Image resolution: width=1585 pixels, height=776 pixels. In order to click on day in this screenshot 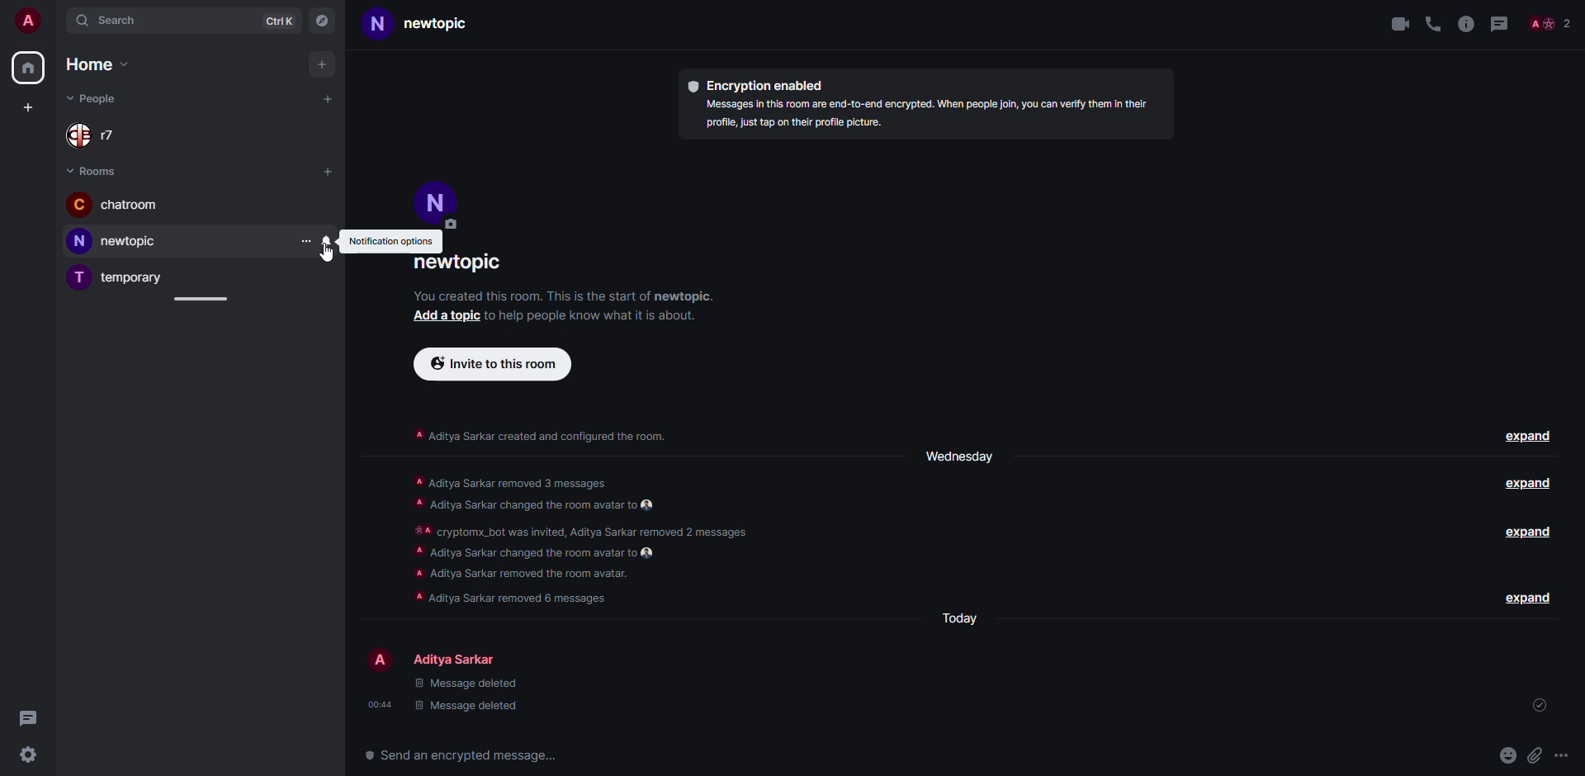, I will do `click(959, 457)`.